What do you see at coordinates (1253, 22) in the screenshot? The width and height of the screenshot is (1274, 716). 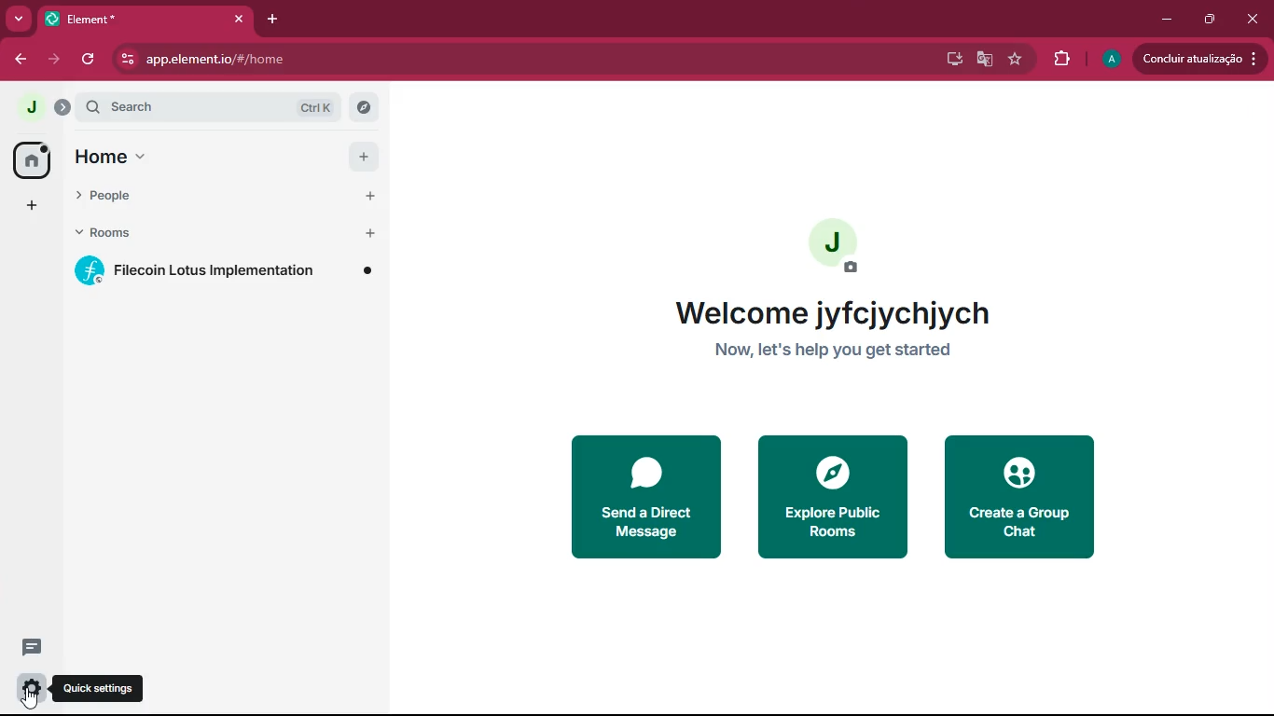 I see `close` at bounding box center [1253, 22].